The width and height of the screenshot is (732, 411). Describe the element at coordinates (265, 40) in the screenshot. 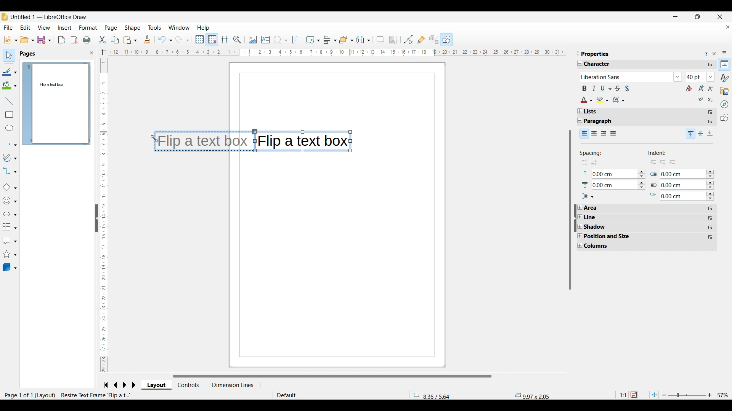

I see `Insert text box` at that location.